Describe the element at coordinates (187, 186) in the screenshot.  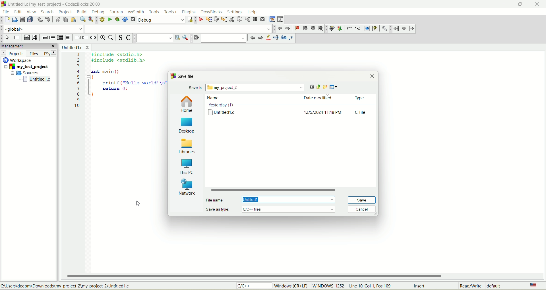
I see `network` at that location.